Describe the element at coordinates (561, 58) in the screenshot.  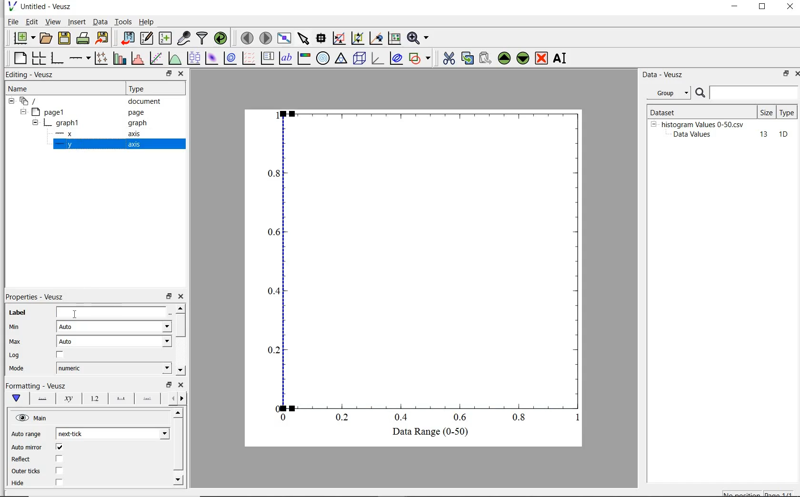
I see `rename the selected widget` at that location.